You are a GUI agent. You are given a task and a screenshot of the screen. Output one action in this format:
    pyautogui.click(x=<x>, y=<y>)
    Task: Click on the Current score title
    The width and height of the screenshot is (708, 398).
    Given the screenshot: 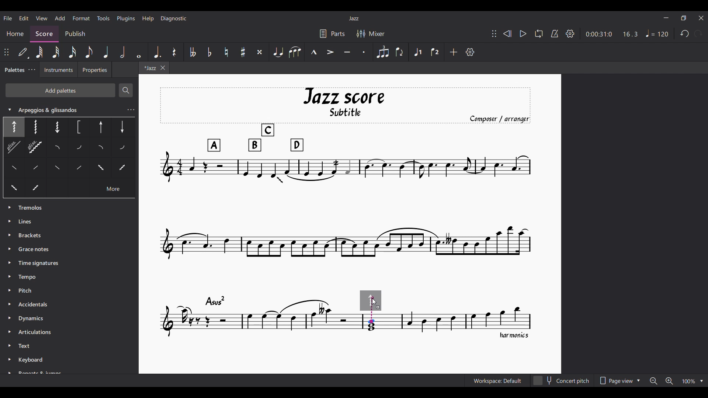 What is the action you would take?
    pyautogui.click(x=354, y=18)
    